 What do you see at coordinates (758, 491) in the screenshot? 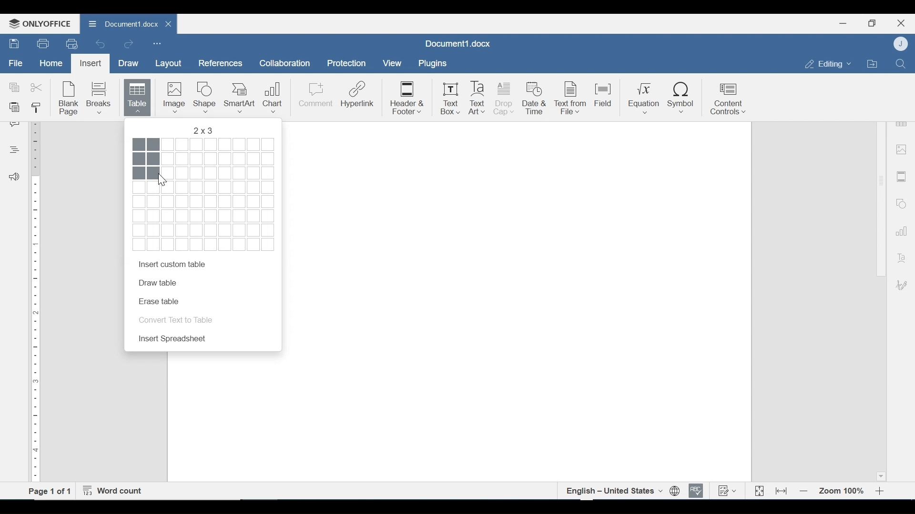
I see `Fit to Page` at bounding box center [758, 491].